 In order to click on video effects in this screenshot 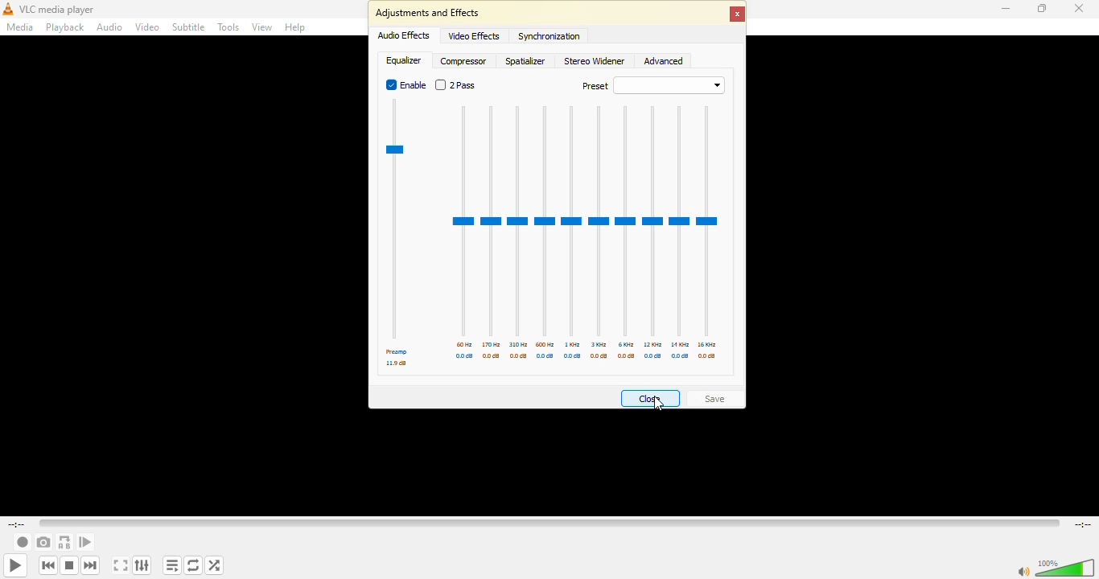, I will do `click(474, 36)`.